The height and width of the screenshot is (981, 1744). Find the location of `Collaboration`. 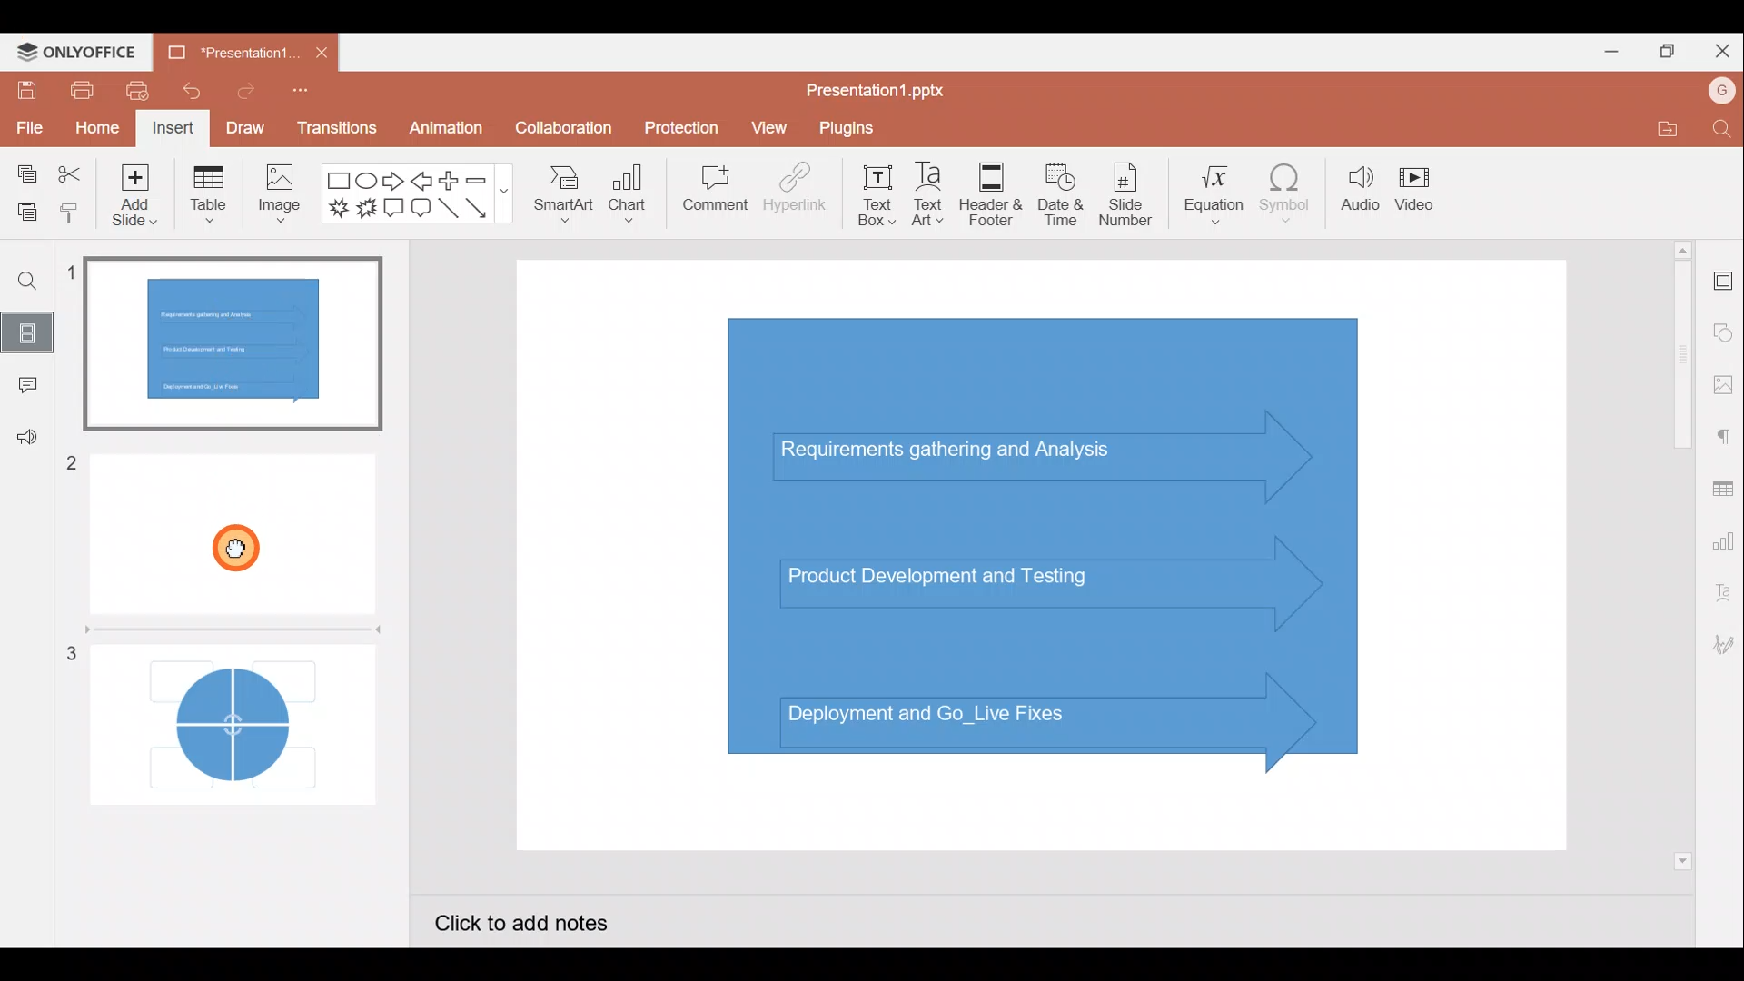

Collaboration is located at coordinates (561, 128).